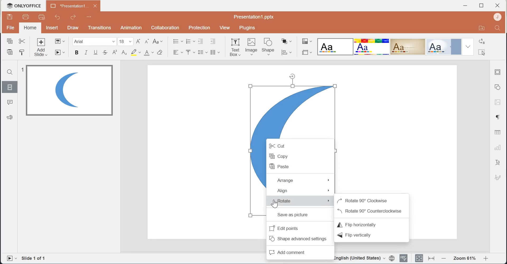 The image size is (507, 264). What do you see at coordinates (22, 41) in the screenshot?
I see `Cut` at bounding box center [22, 41].